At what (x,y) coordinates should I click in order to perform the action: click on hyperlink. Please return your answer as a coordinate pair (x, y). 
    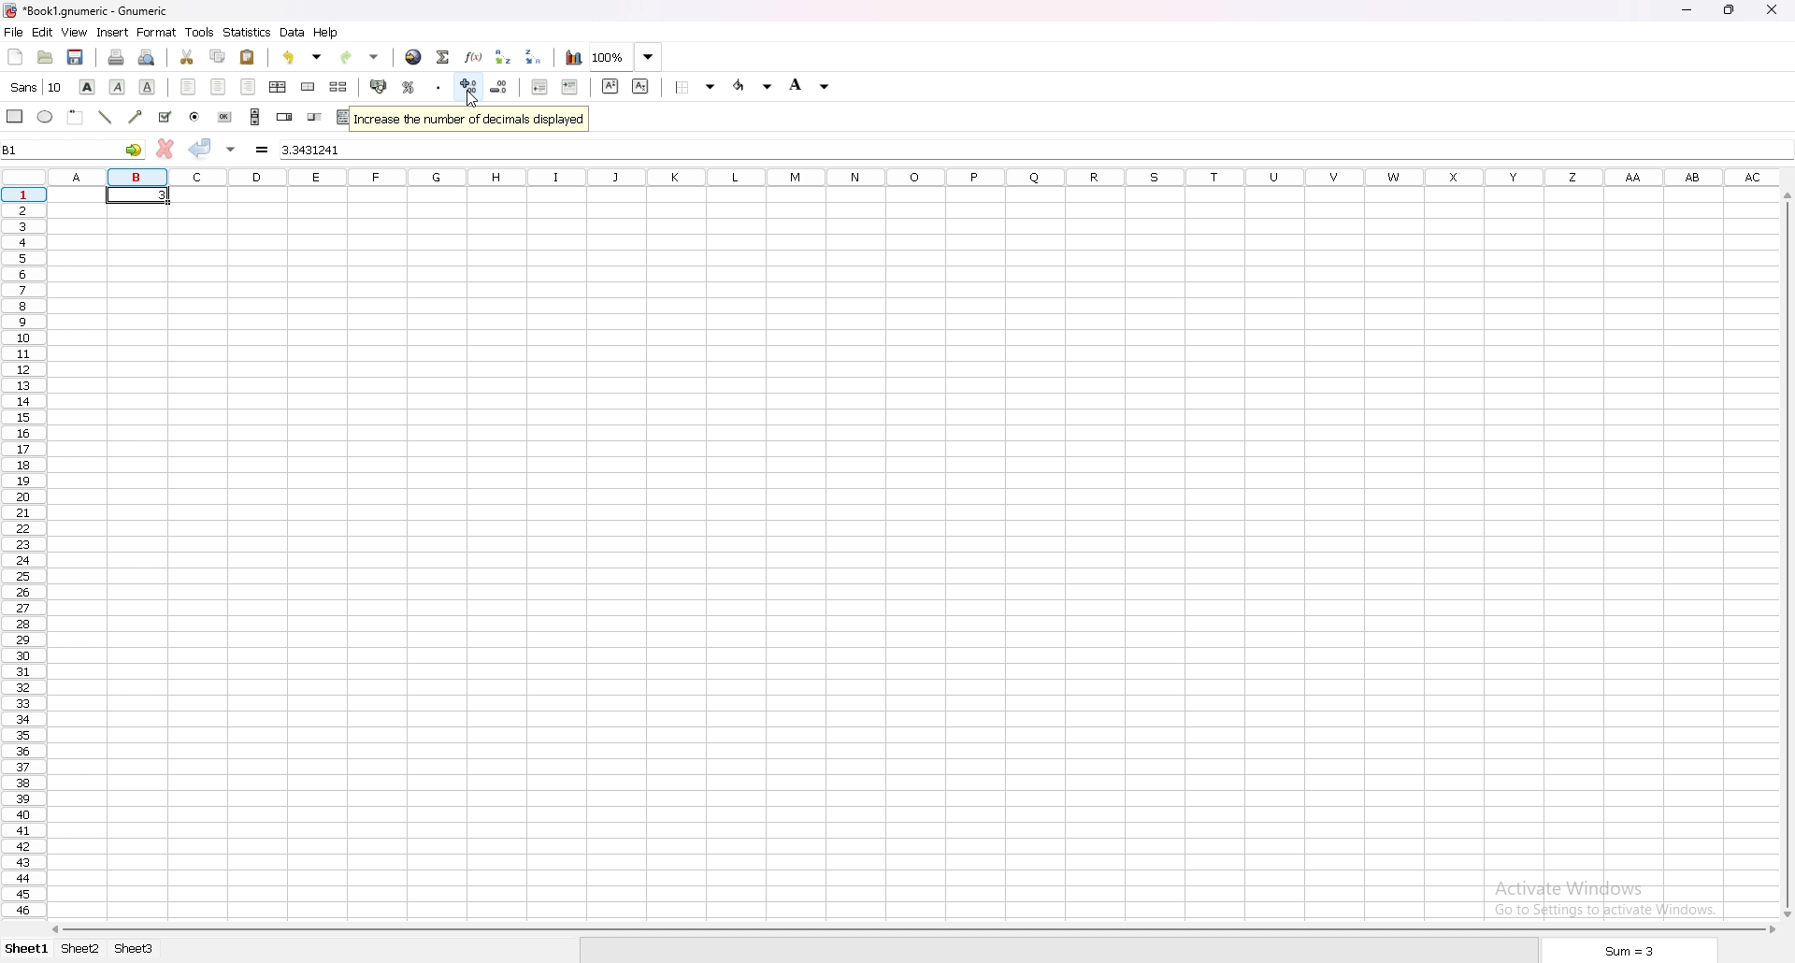
    Looking at the image, I should click on (414, 58).